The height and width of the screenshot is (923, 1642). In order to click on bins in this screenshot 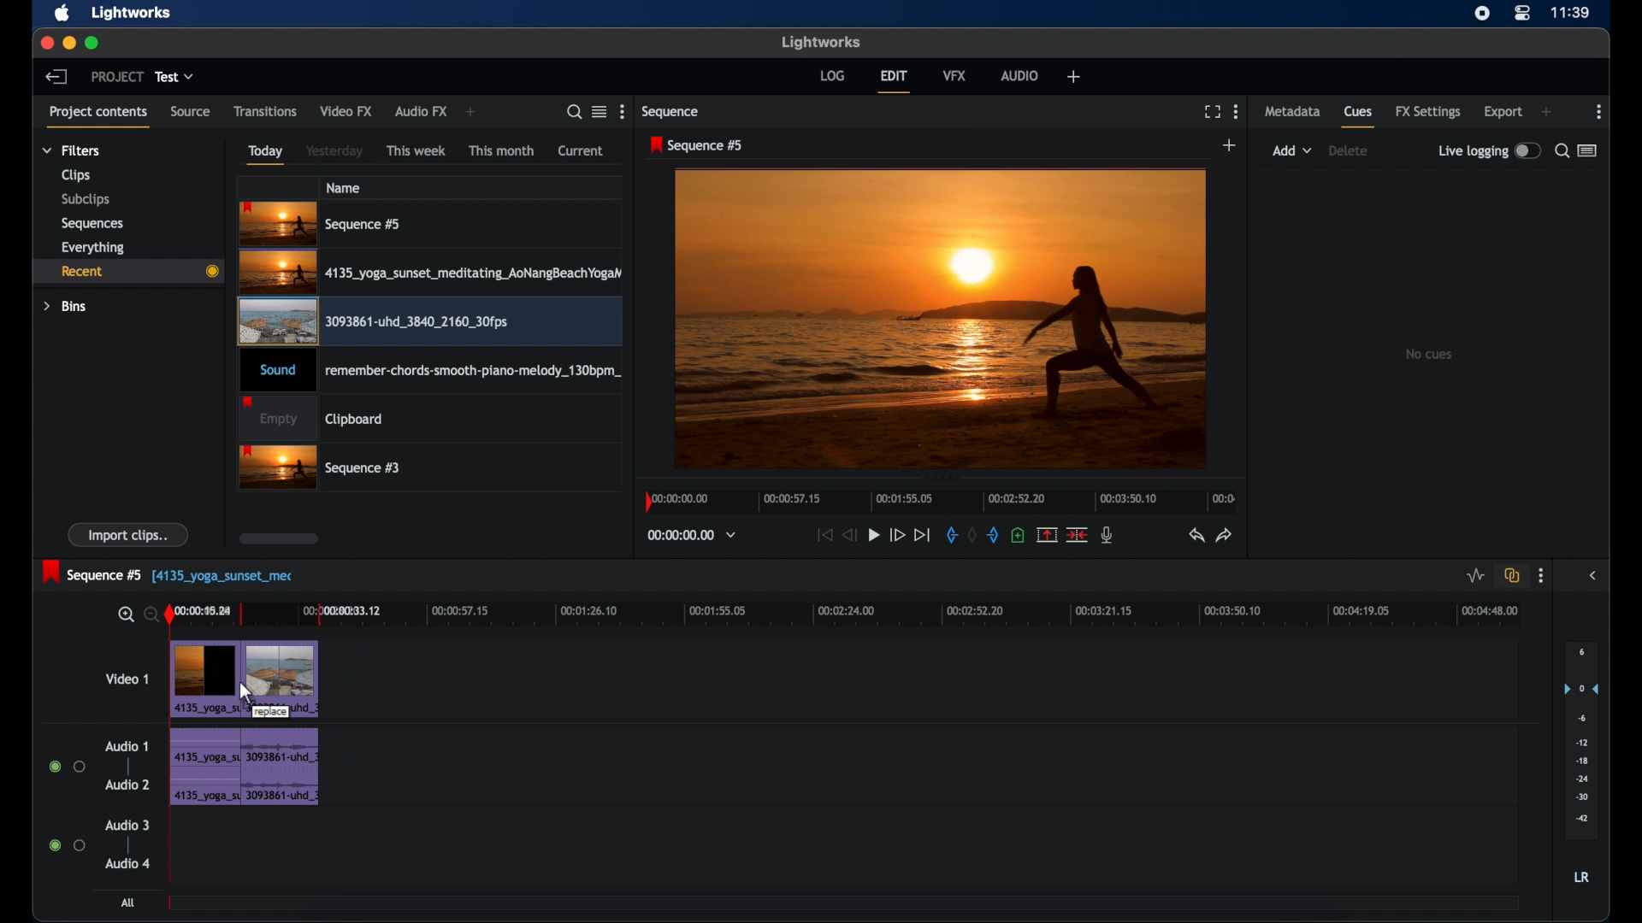, I will do `click(67, 308)`.